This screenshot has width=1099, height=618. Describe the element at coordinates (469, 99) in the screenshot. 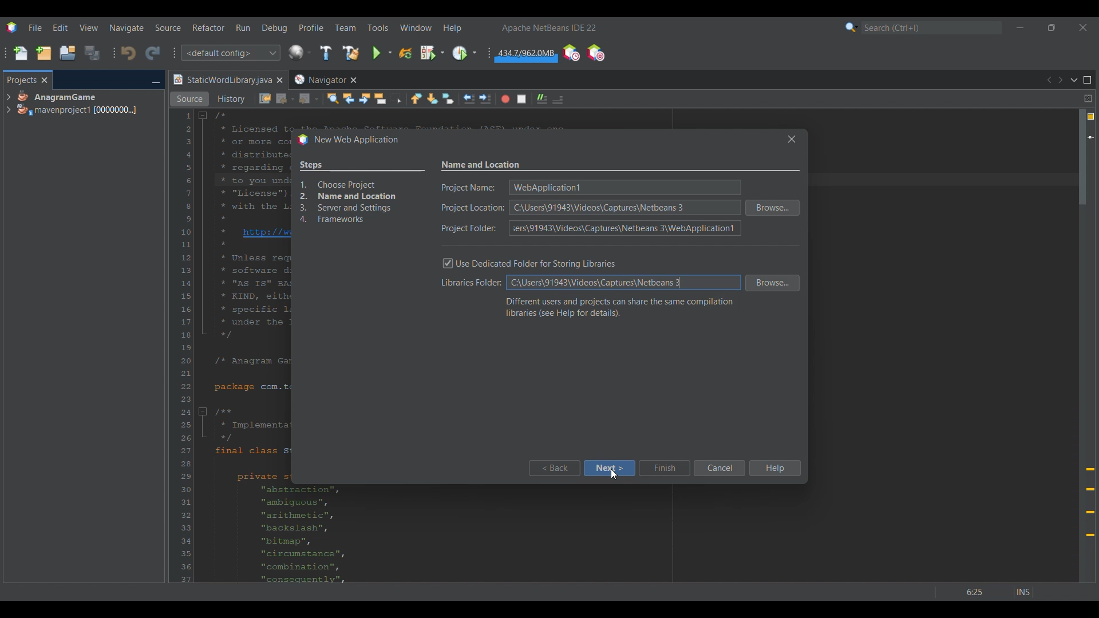

I see `Shift line left` at that location.